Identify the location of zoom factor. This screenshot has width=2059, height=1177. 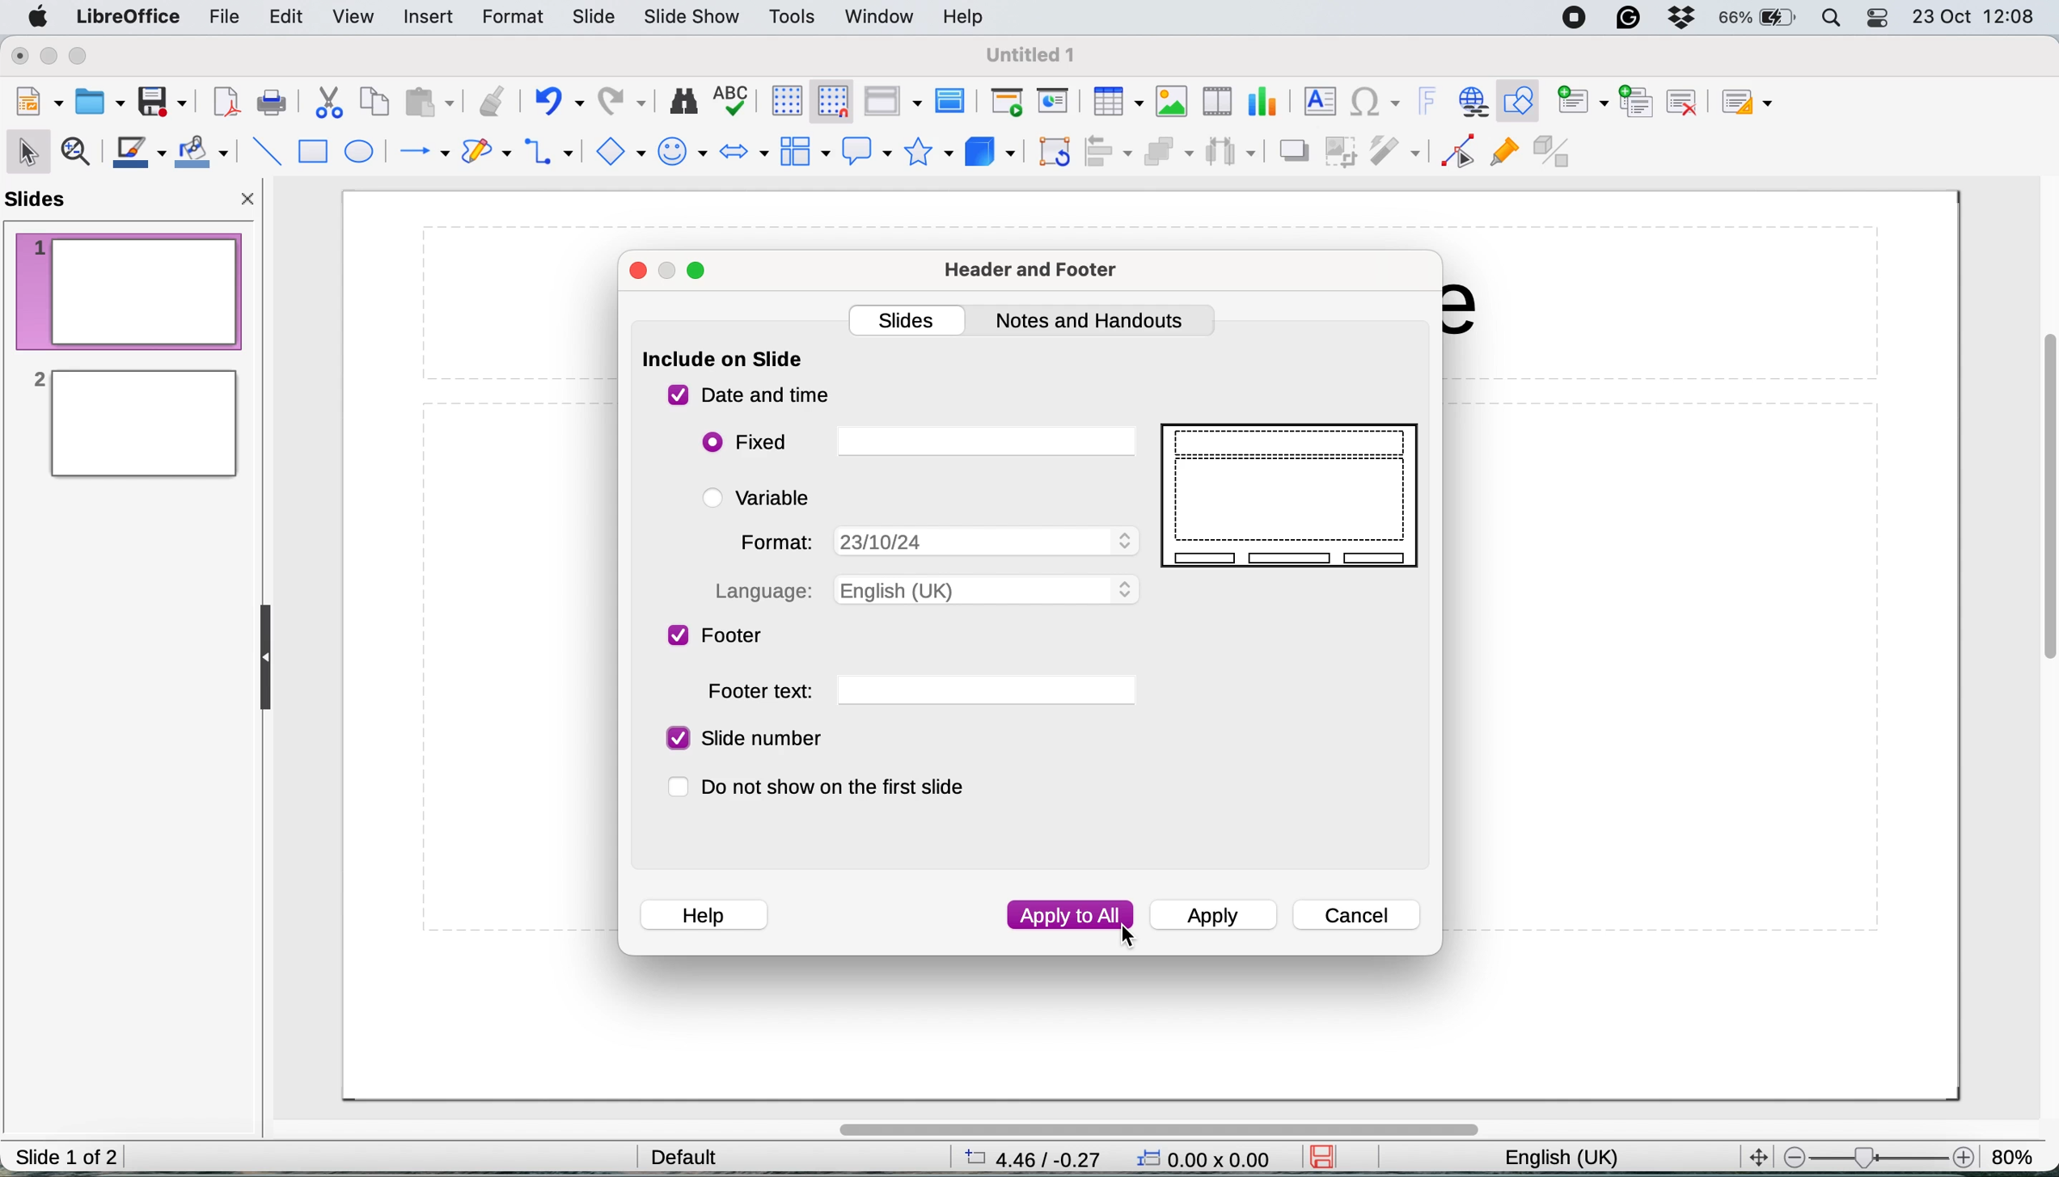
(2015, 1150).